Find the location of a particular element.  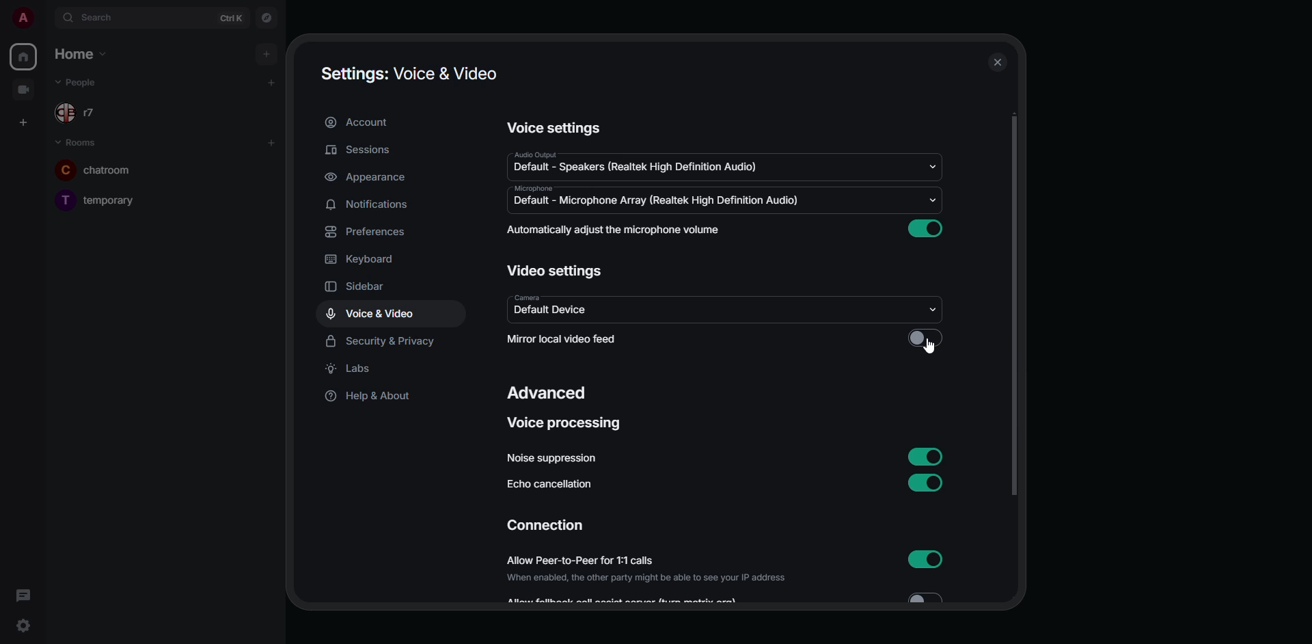

Toggle is located at coordinates (924, 598).